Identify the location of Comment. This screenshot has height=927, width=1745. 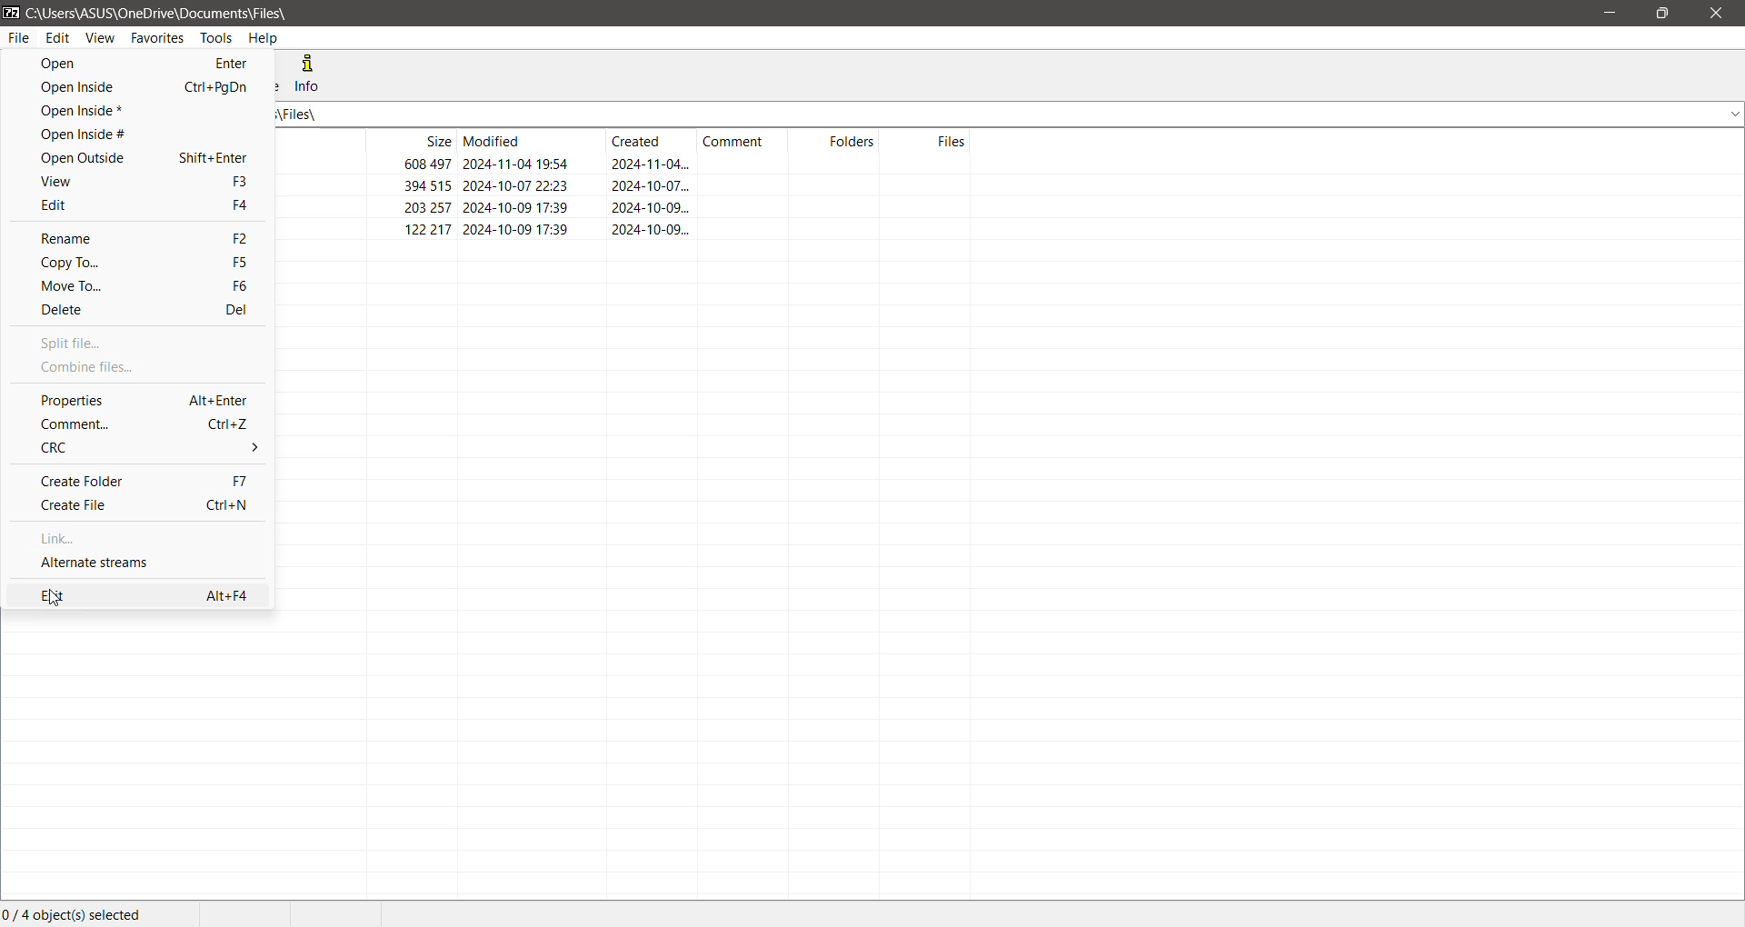
(148, 424).